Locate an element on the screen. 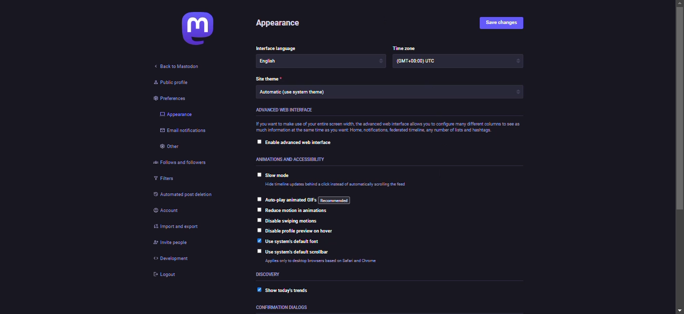 Image resolution: width=684 pixels, height=314 pixels. invite people is located at coordinates (170, 244).